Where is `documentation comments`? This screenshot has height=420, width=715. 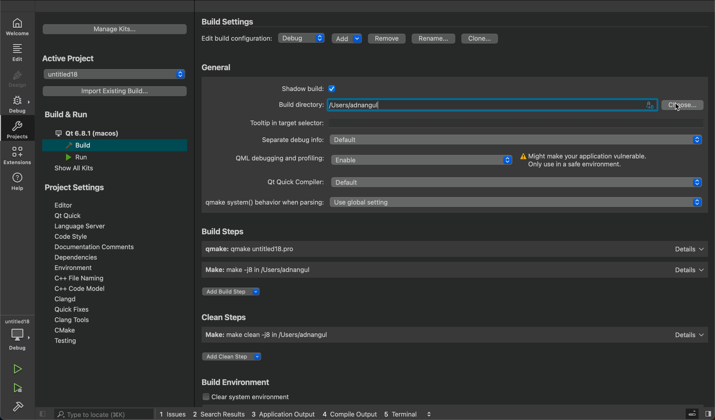
documentation comments is located at coordinates (102, 247).